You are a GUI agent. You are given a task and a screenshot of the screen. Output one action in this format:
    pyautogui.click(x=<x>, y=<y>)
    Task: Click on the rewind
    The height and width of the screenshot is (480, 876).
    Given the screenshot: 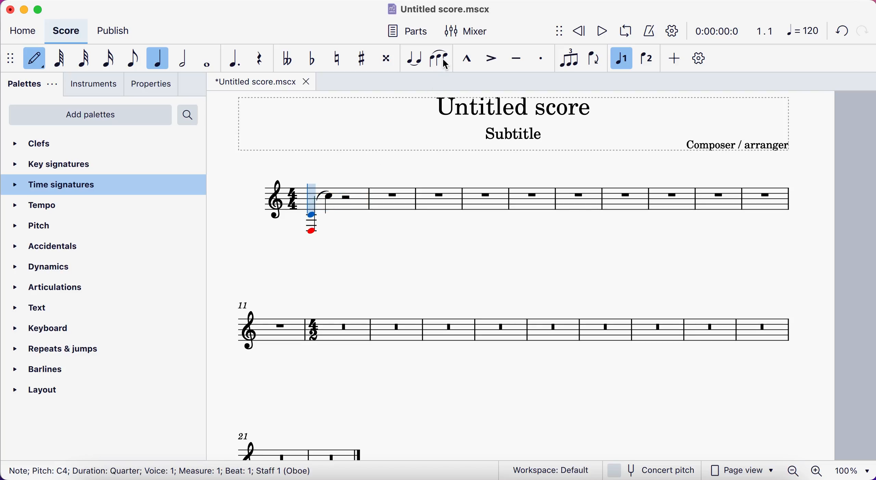 What is the action you would take?
    pyautogui.click(x=577, y=32)
    